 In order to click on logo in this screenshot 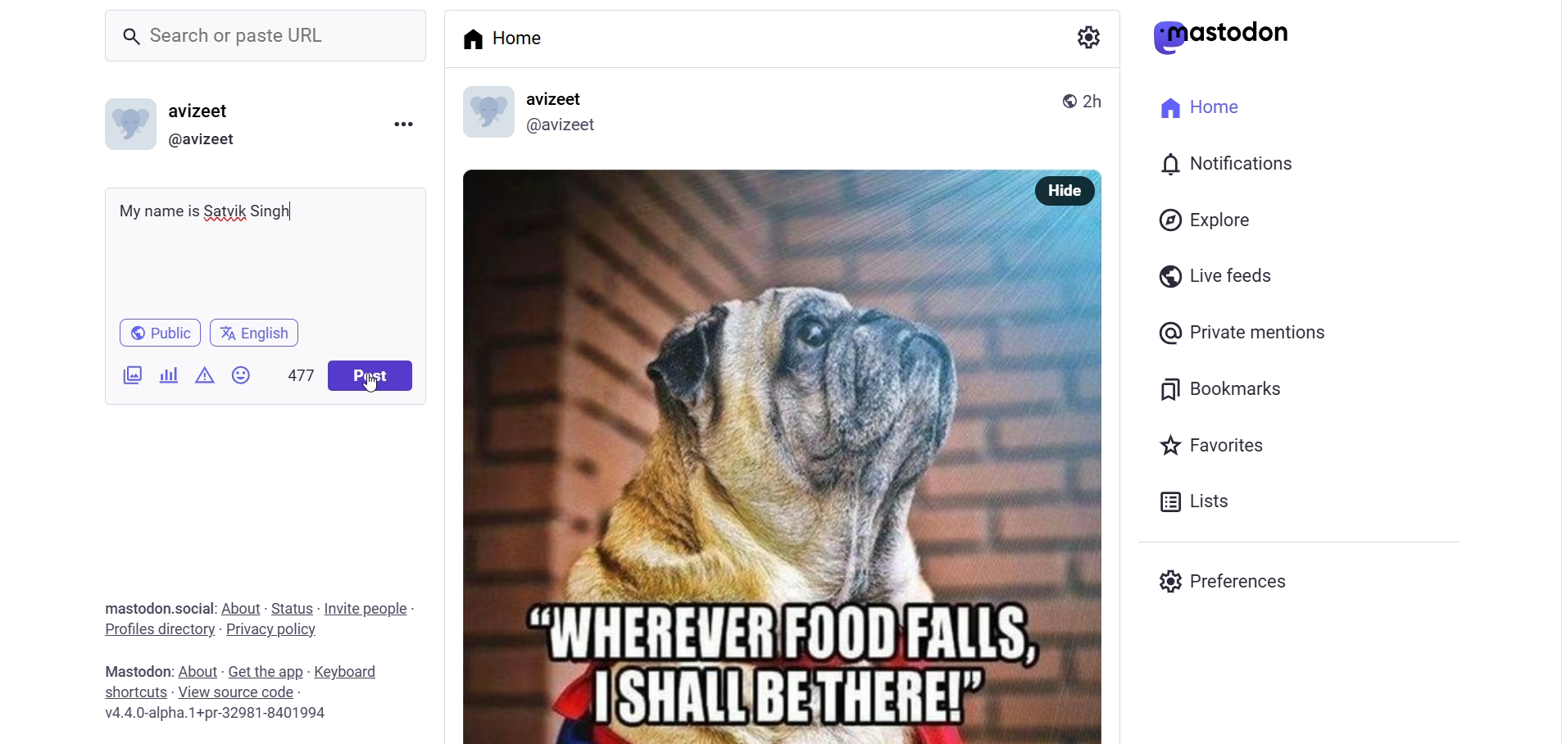, I will do `click(488, 110)`.